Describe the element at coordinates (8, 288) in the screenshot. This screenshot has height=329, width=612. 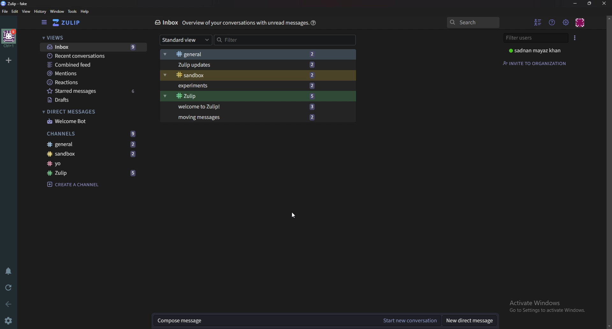
I see `reload` at that location.